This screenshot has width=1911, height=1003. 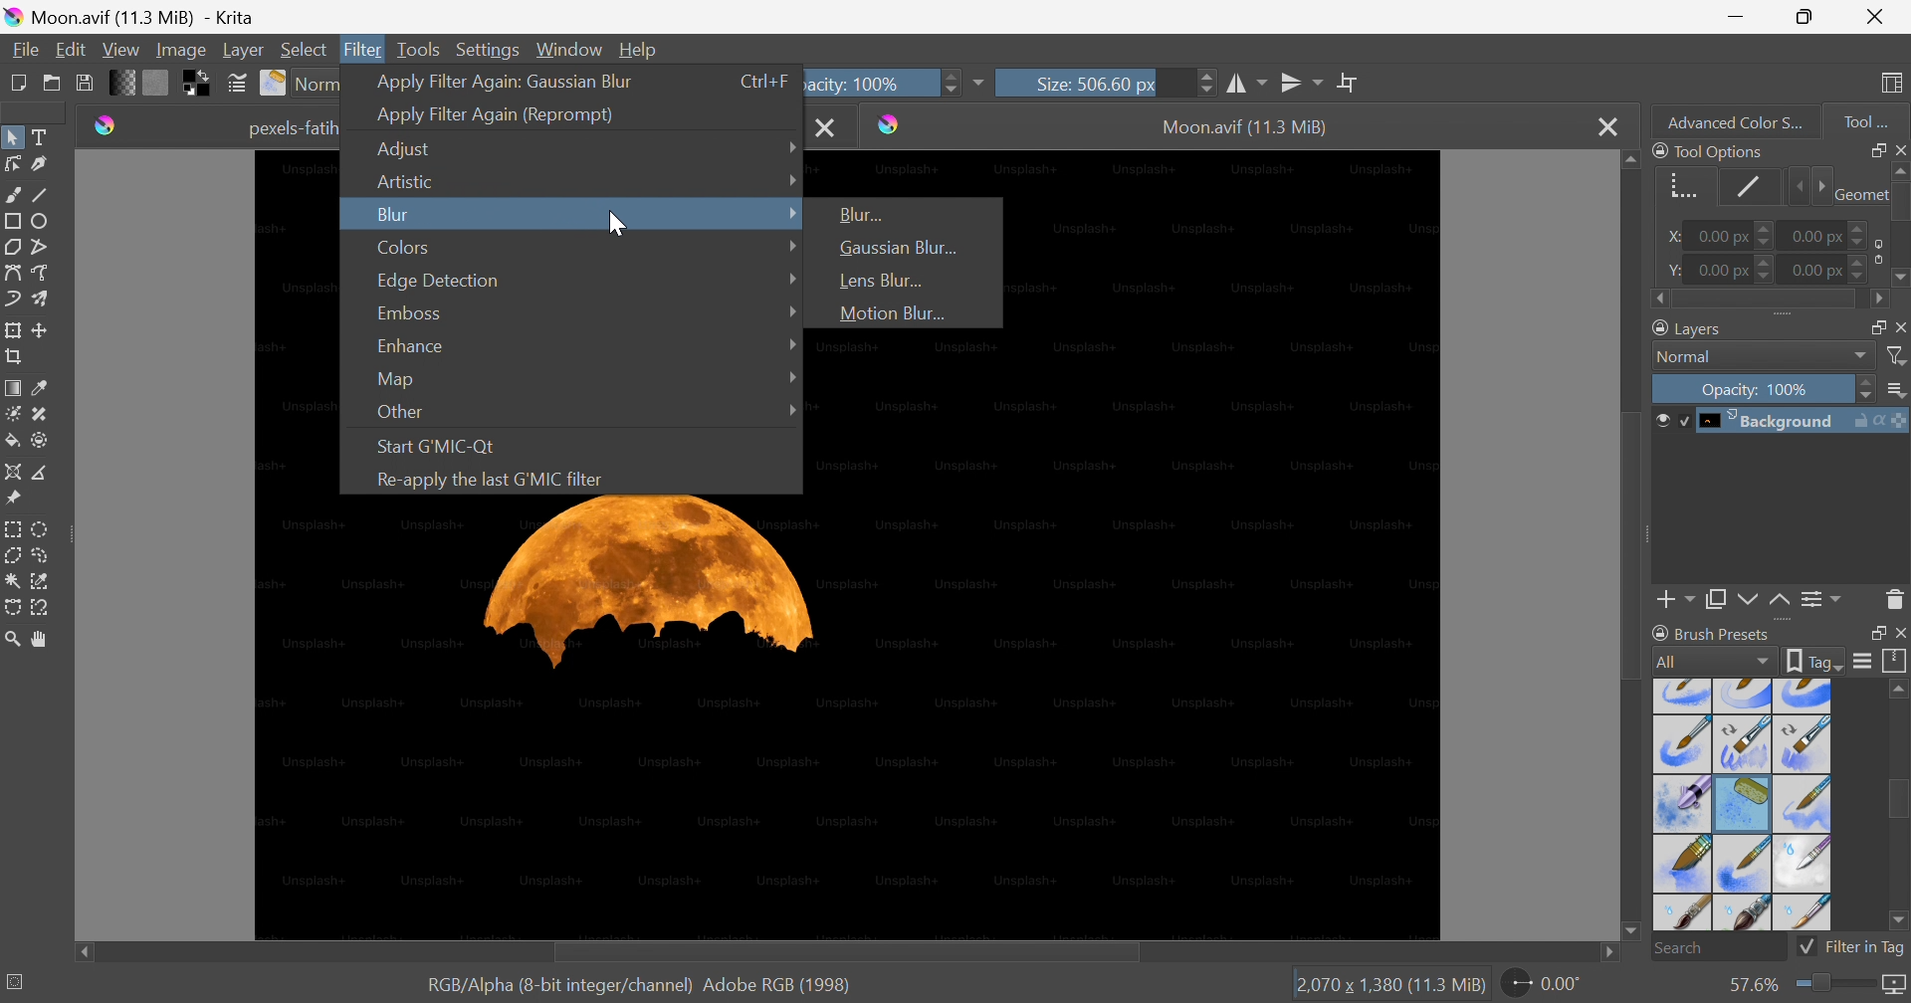 I want to click on Filter, so click(x=364, y=50).